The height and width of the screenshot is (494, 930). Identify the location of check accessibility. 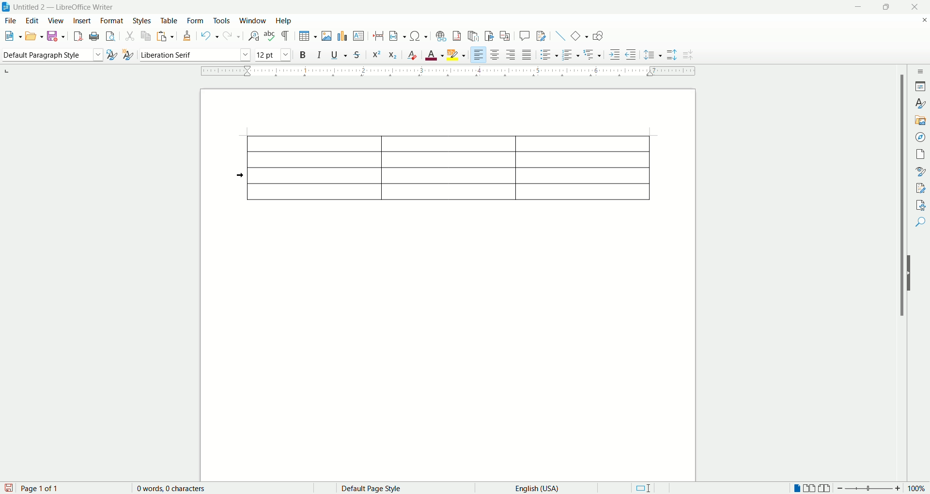
(919, 205).